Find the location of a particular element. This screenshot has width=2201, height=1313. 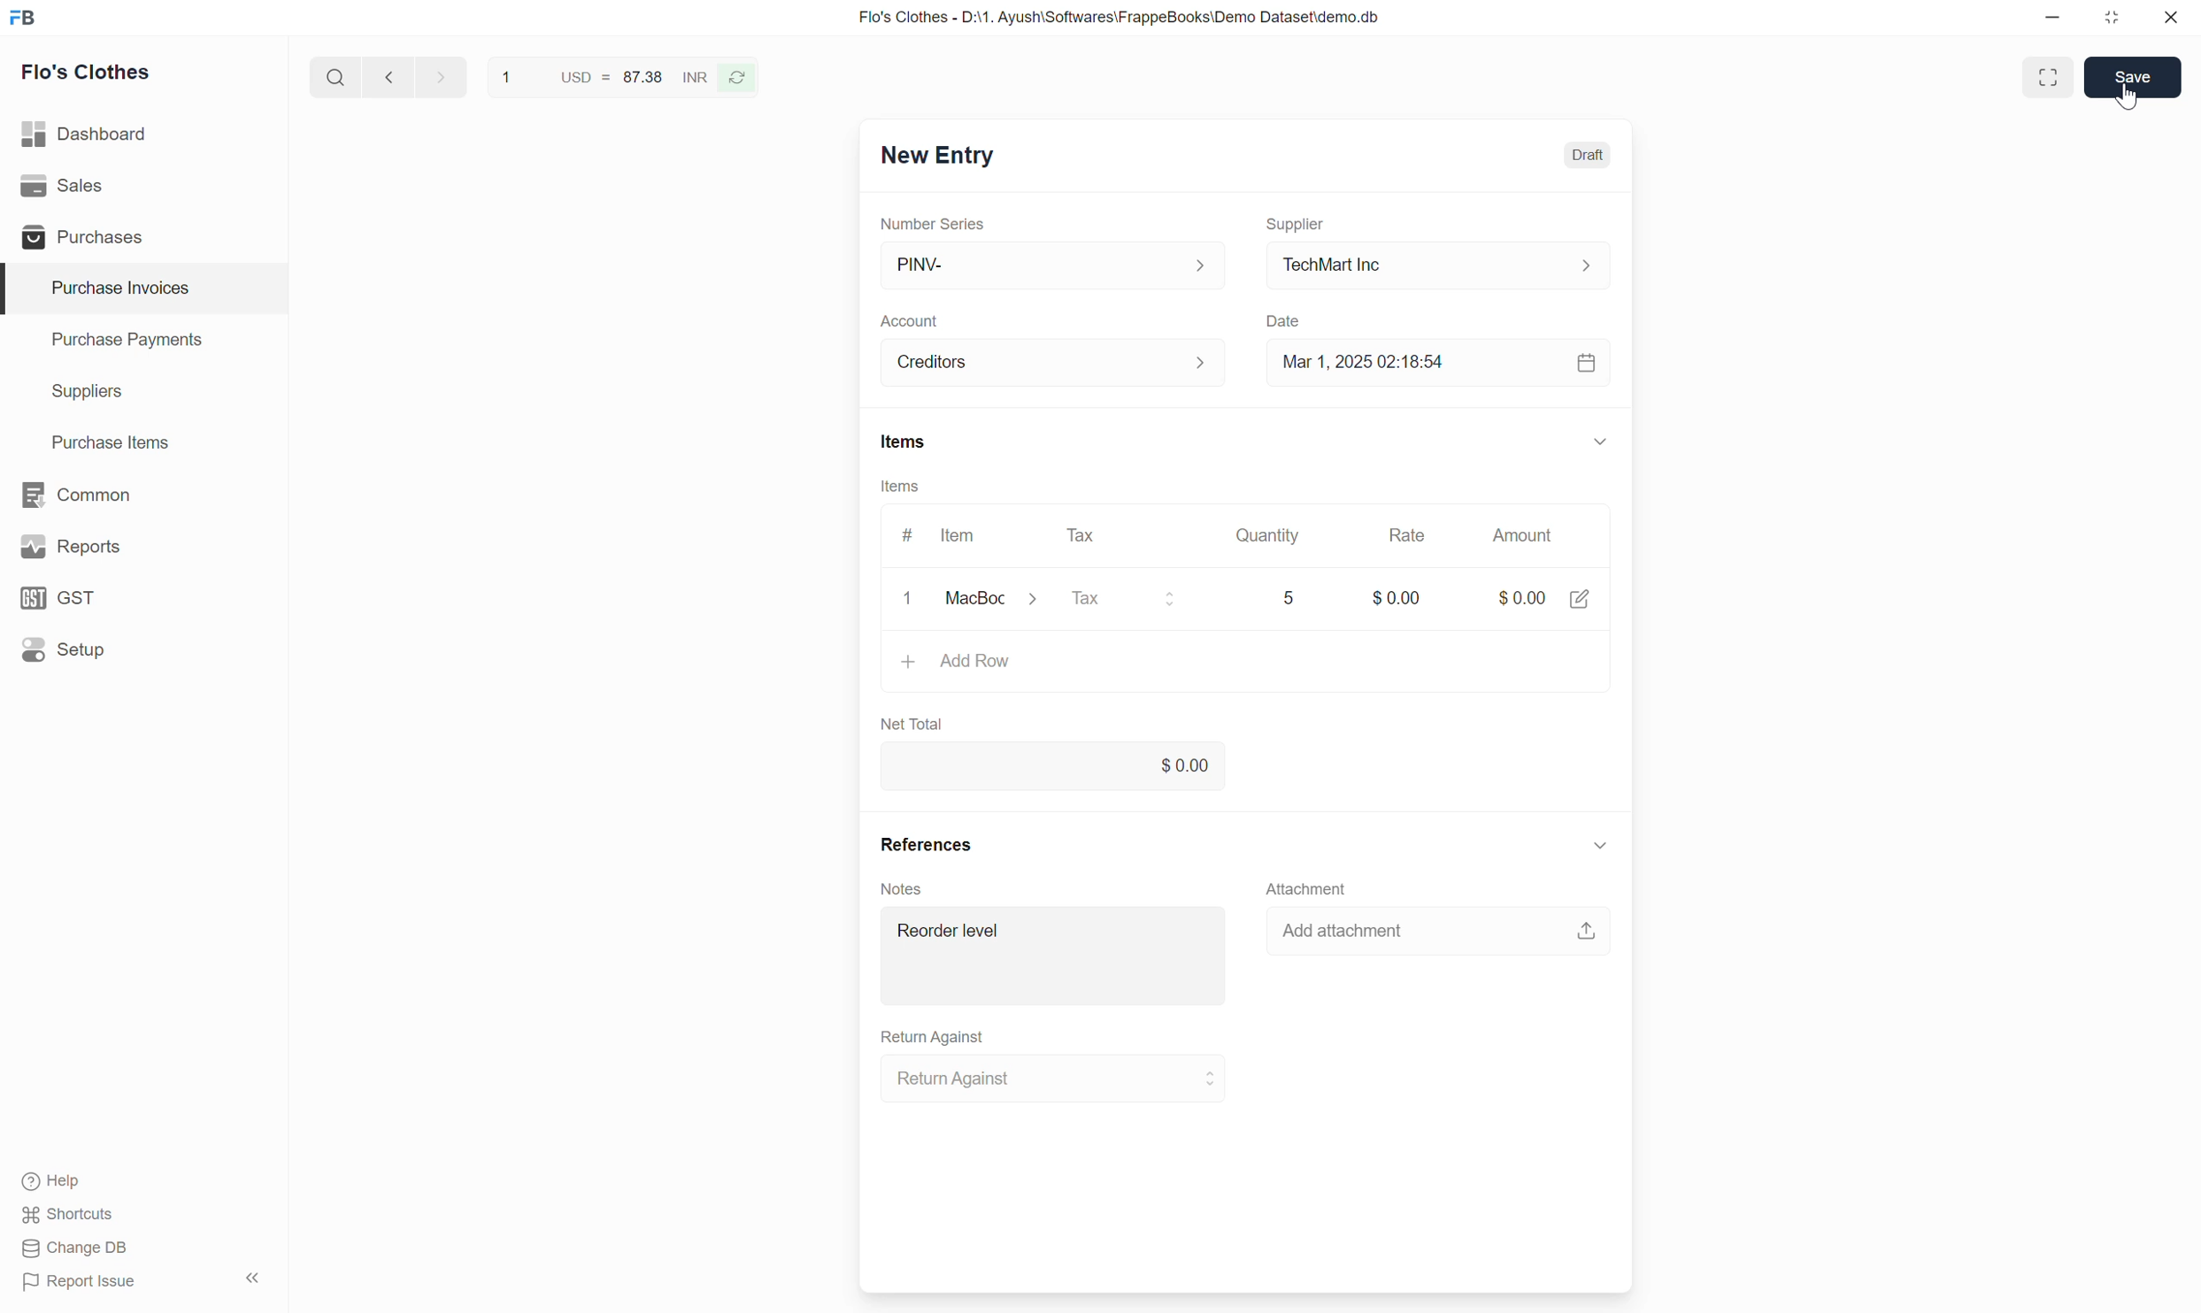

TechMart Inc is located at coordinates (1439, 266).